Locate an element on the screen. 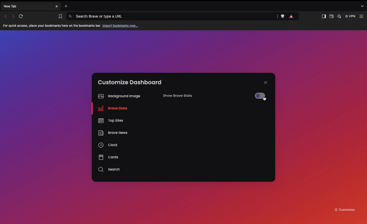  For quick access, place your bookmarks here on the bookmarks bar. is located at coordinates (52, 26).